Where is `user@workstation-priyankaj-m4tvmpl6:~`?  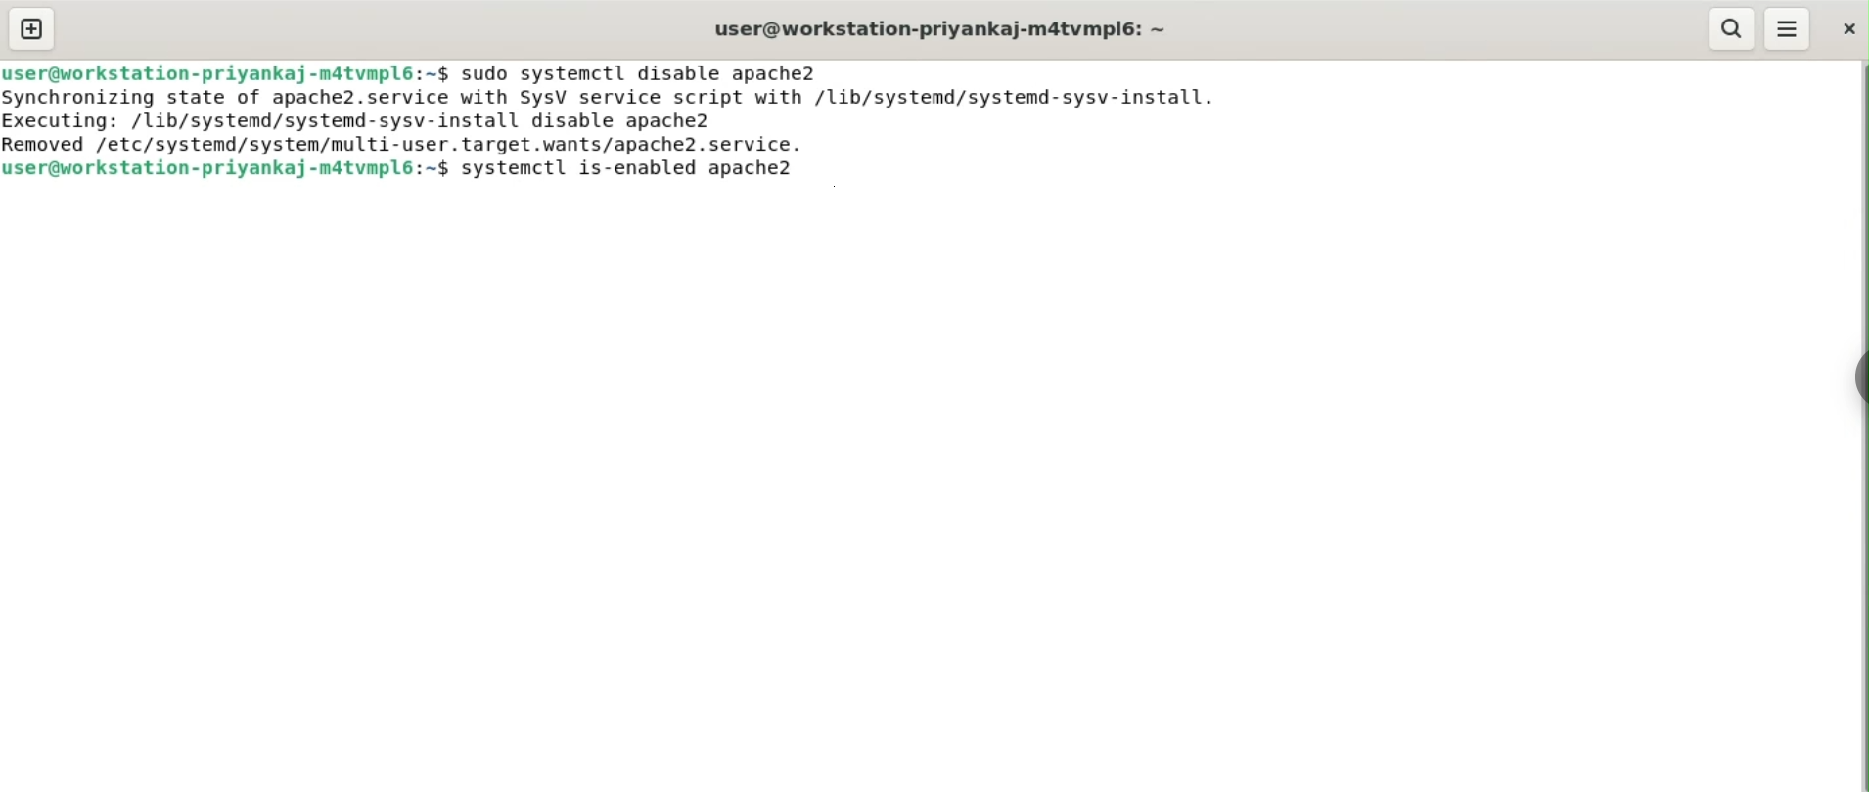
user@workstation-priyankaj-m4tvmpl6:~ is located at coordinates (943, 29).